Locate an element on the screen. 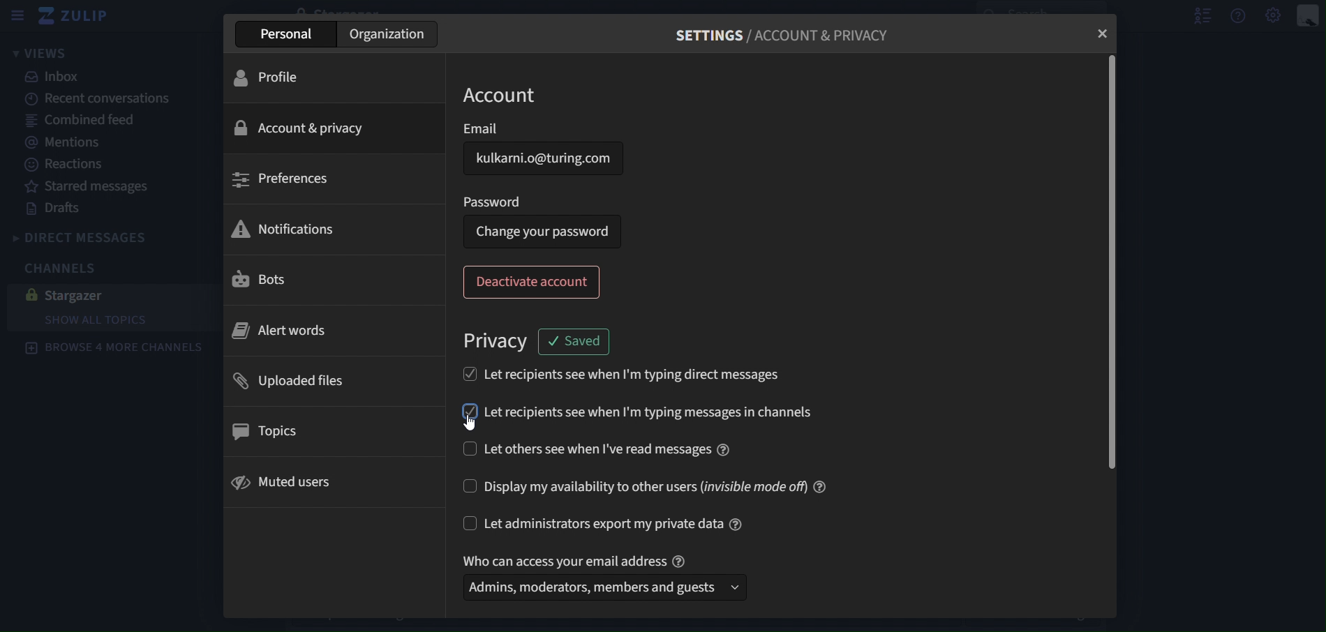 This screenshot has height=632, width=1326. saved is located at coordinates (576, 342).